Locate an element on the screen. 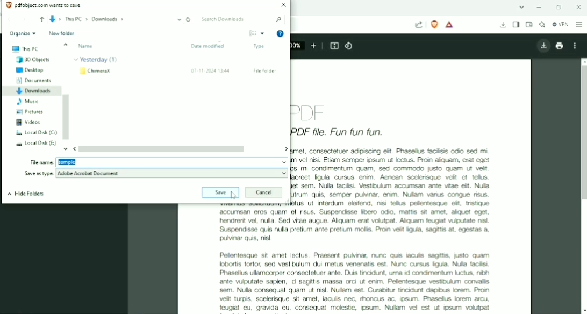 This screenshot has height=314, width=587. ChimeraX is located at coordinates (96, 71).